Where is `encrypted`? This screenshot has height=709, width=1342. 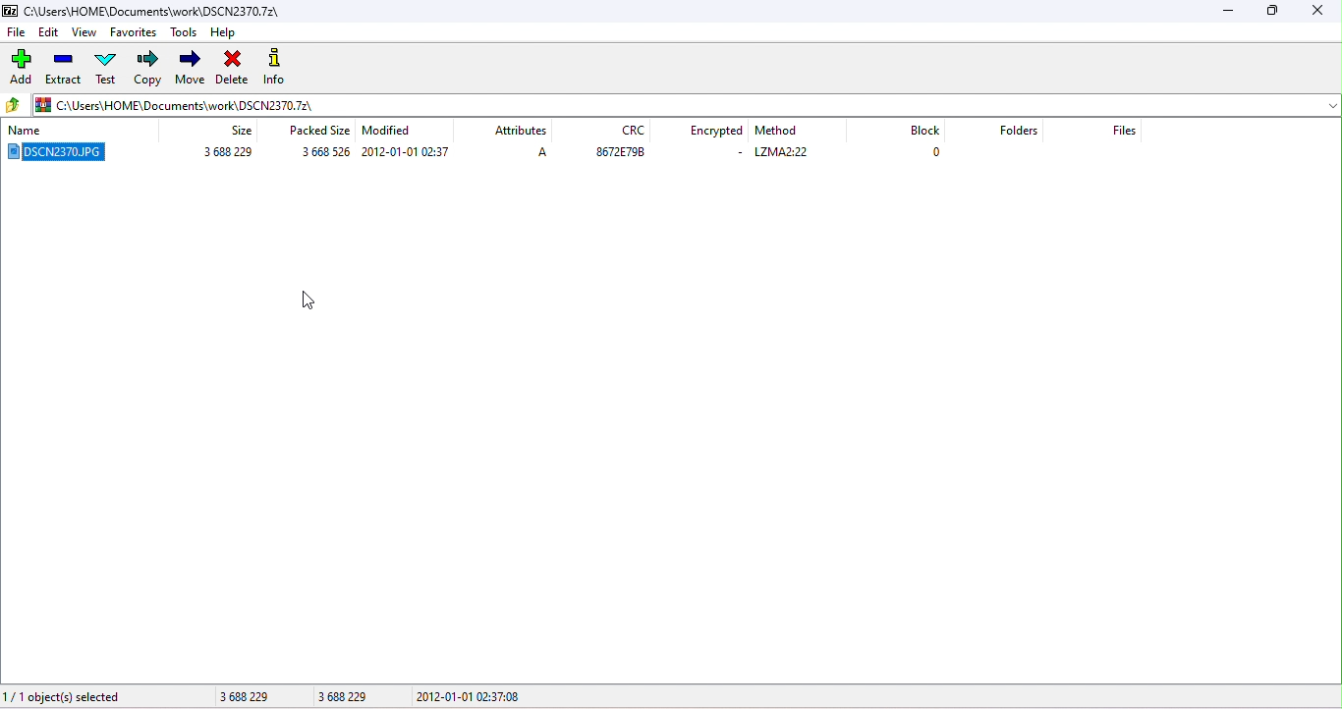 encrypted is located at coordinates (719, 133).